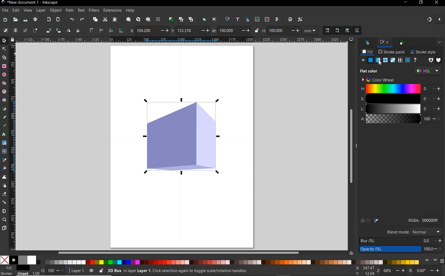 Image resolution: width=445 pixels, height=276 pixels. I want to click on PEN TOOL, so click(4, 109).